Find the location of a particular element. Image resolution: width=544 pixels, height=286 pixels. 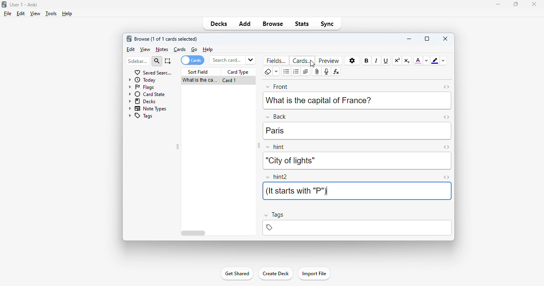

paris is located at coordinates (275, 131).